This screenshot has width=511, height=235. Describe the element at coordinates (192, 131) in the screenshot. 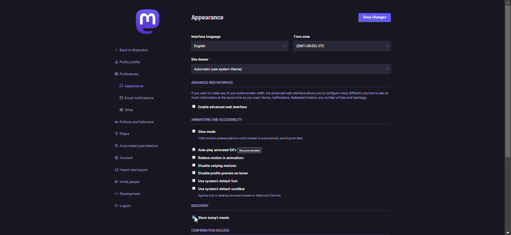

I see `click to select` at that location.